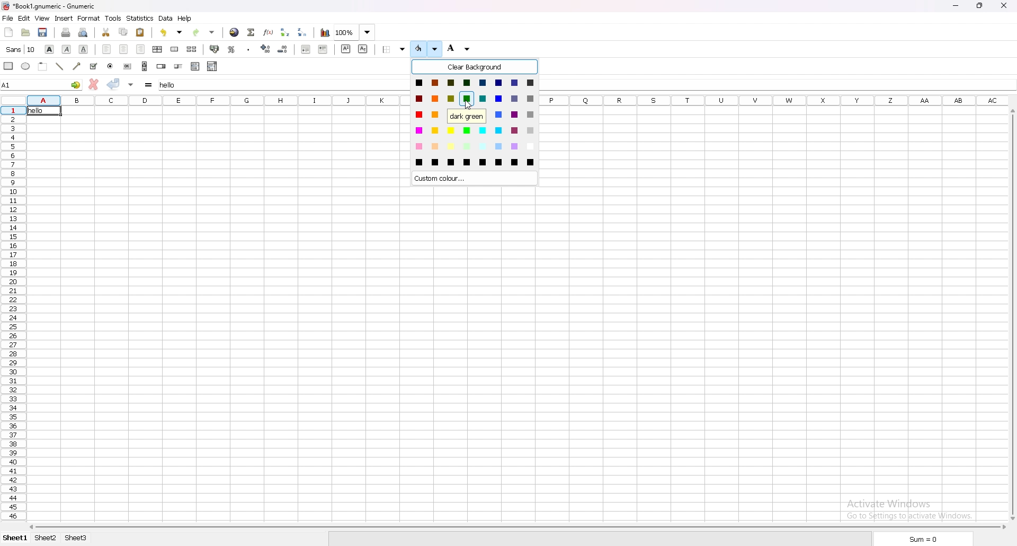 This screenshot has height=546, width=1017. What do you see at coordinates (203, 32) in the screenshot?
I see `redo` at bounding box center [203, 32].